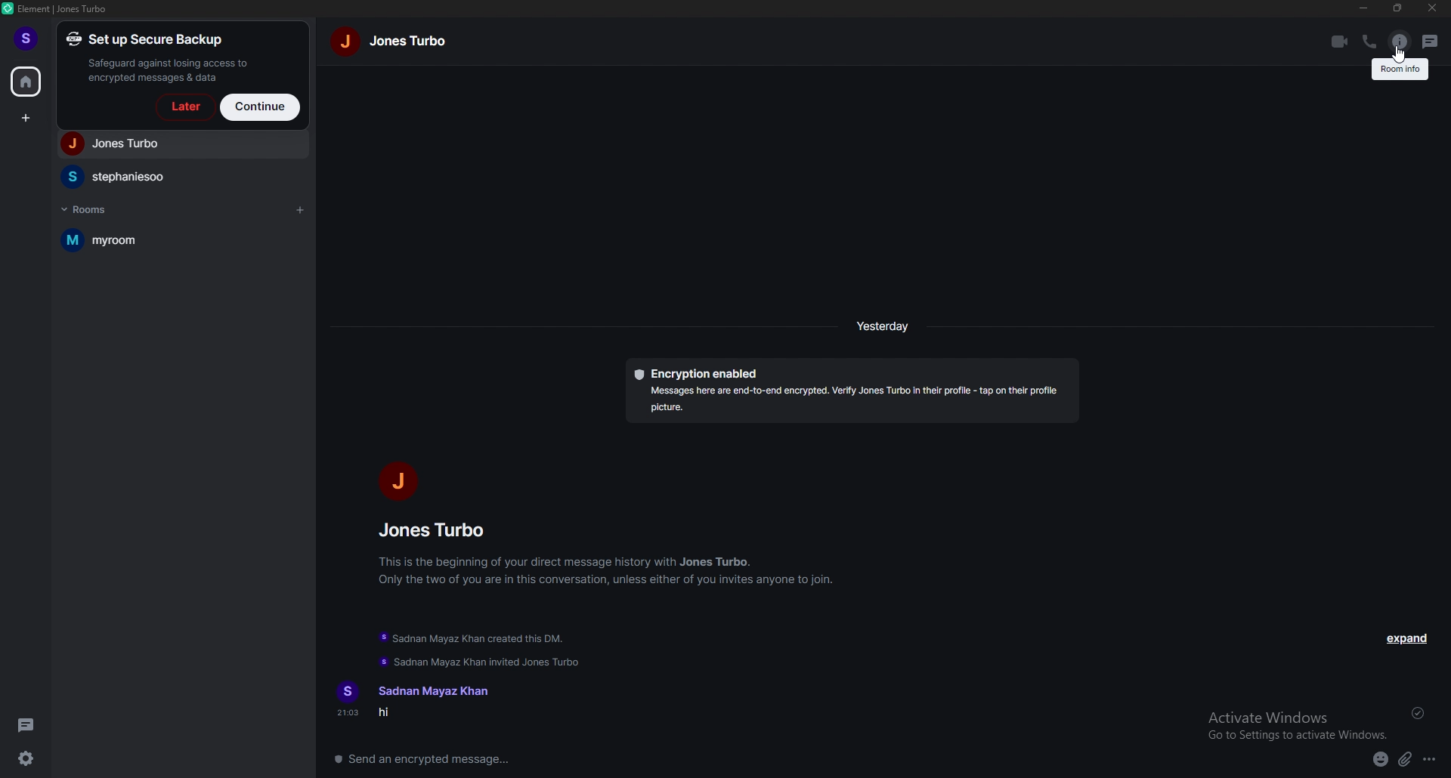 The height and width of the screenshot is (778, 1451). Describe the element at coordinates (299, 211) in the screenshot. I see `add room` at that location.